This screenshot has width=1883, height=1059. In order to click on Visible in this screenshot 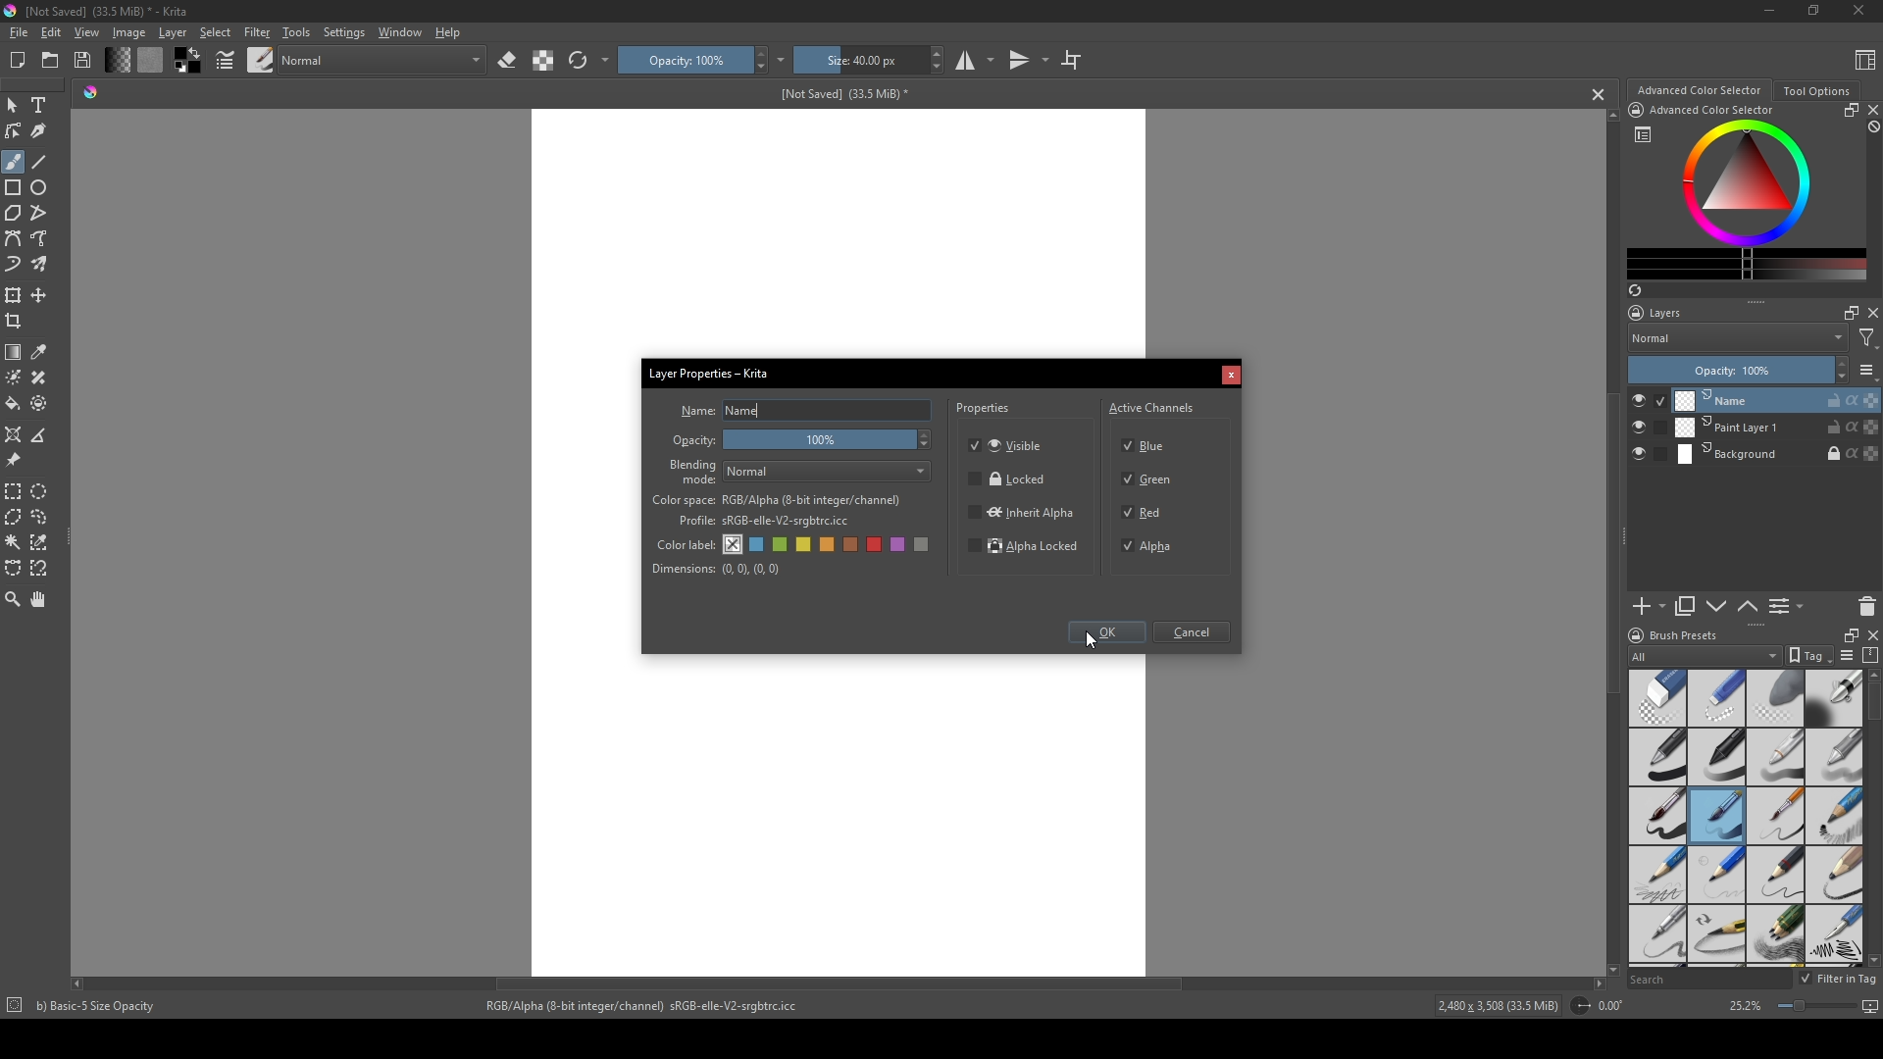, I will do `click(1009, 444)`.